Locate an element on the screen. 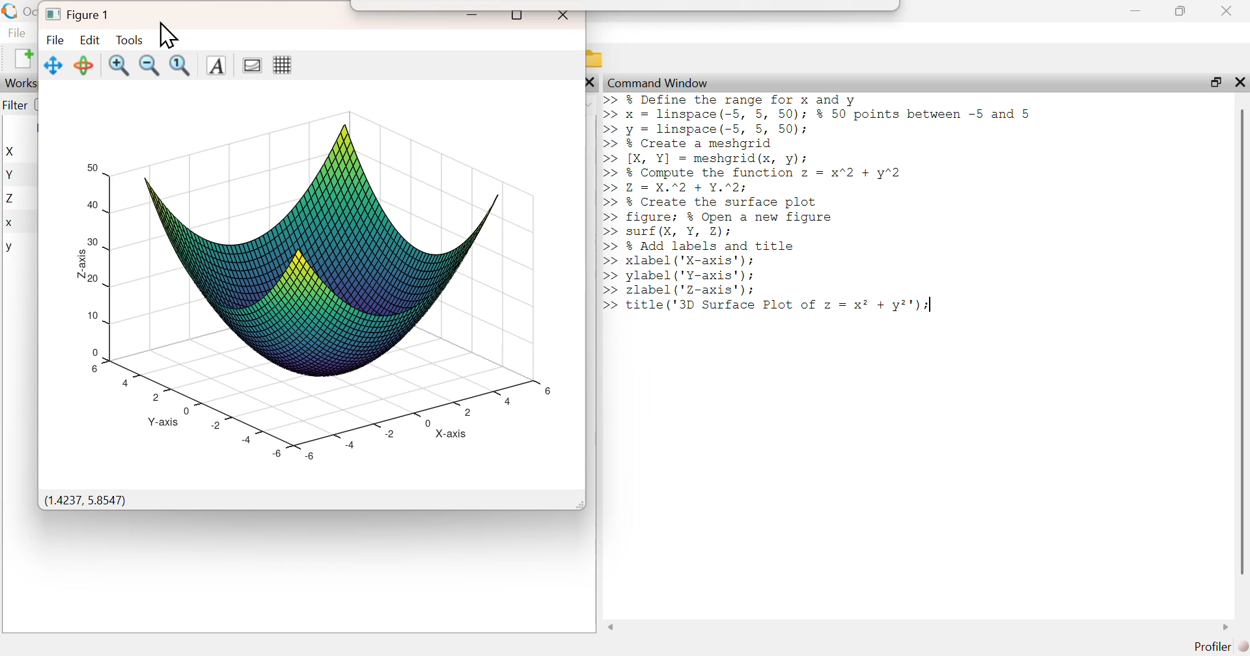 The height and width of the screenshot is (656, 1250). scroll left is located at coordinates (611, 627).